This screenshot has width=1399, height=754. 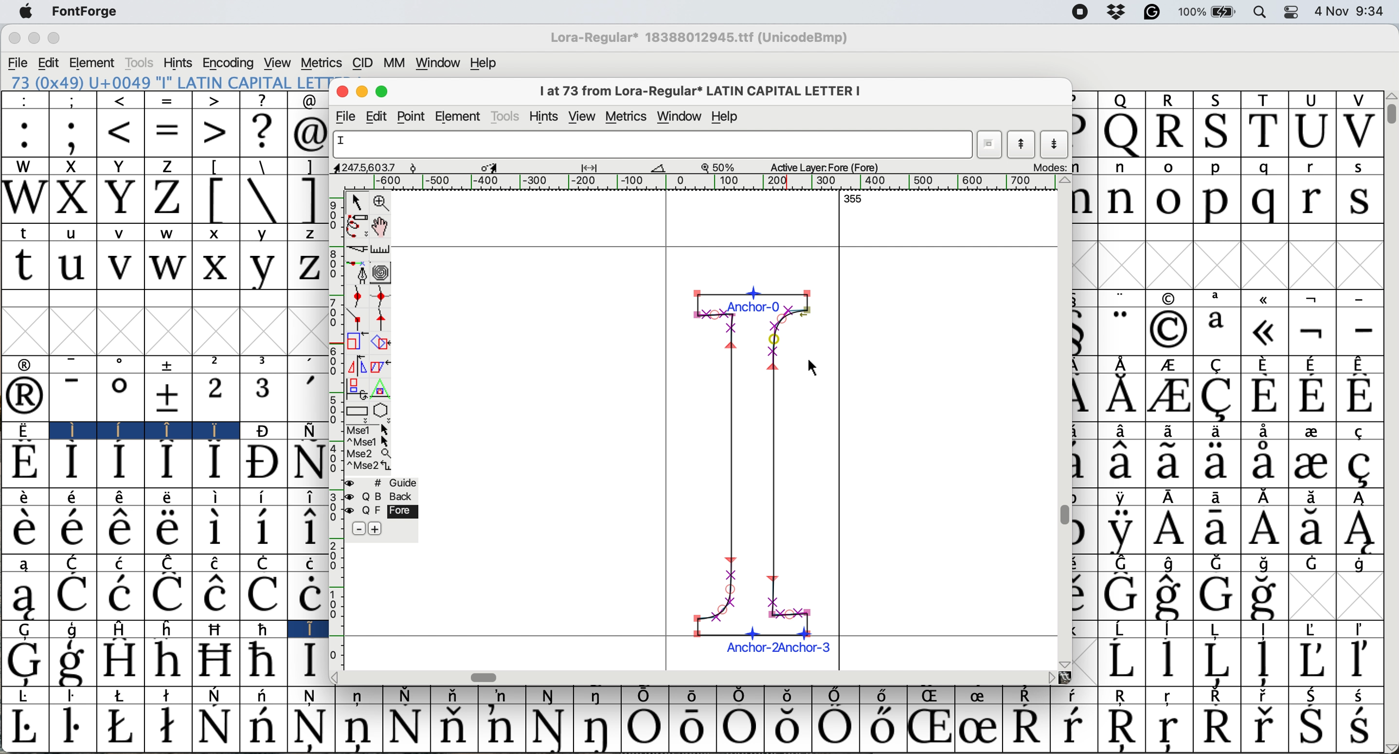 I want to click on horizontal scale, so click(x=702, y=182).